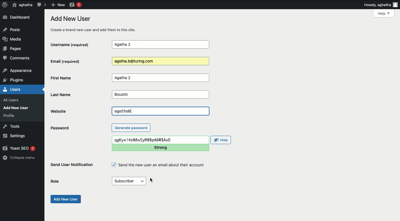 This screenshot has height=221, width=400. Describe the element at coordinates (13, 29) in the screenshot. I see `Posts` at that location.